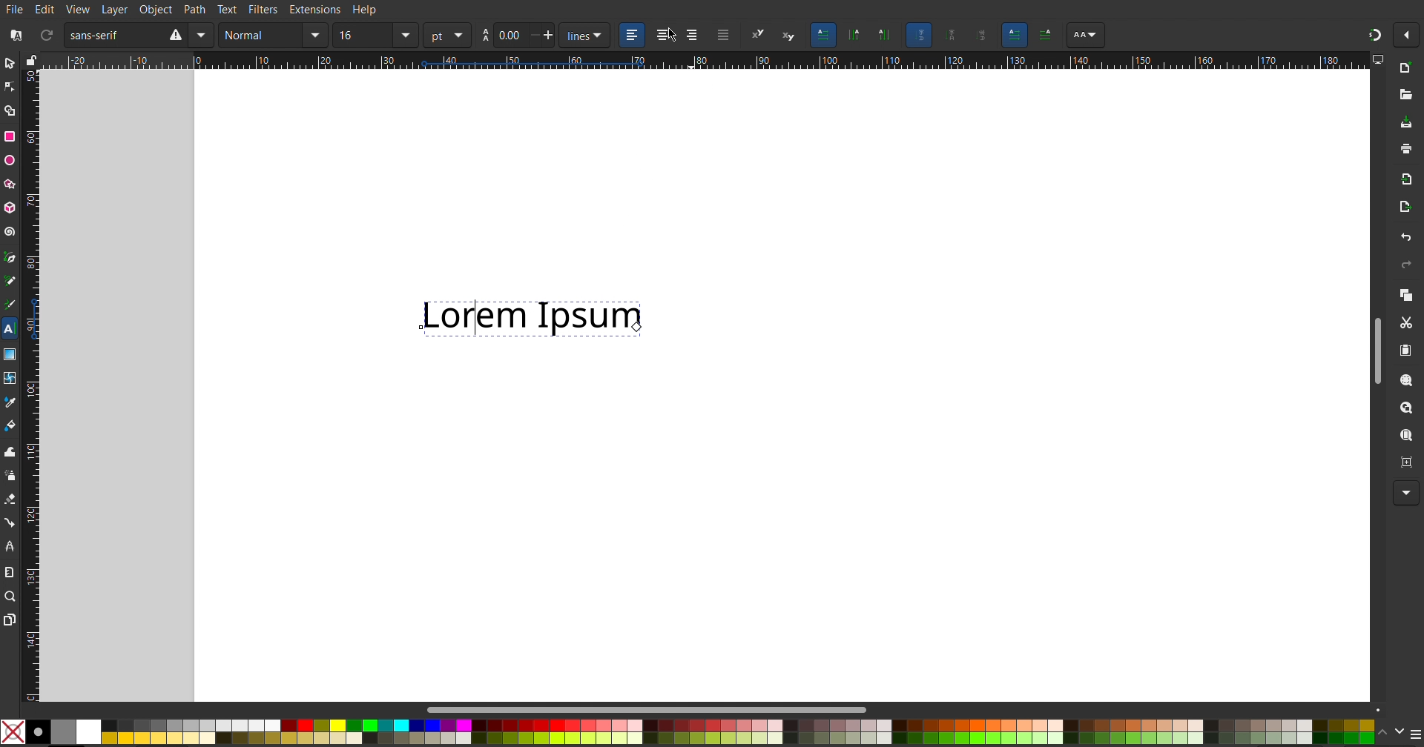 This screenshot has width=1424, height=747. What do you see at coordinates (13, 62) in the screenshot?
I see `Select` at bounding box center [13, 62].